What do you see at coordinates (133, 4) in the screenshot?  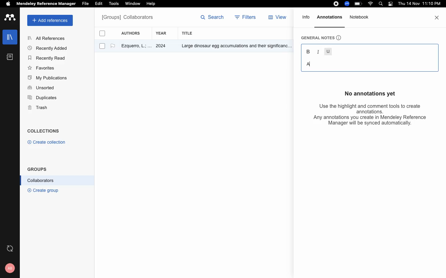 I see `‘Window` at bounding box center [133, 4].